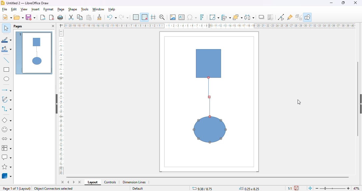 Image resolution: width=362 pixels, height=191 pixels. Describe the element at coordinates (136, 17) in the screenshot. I see `display grid` at that location.